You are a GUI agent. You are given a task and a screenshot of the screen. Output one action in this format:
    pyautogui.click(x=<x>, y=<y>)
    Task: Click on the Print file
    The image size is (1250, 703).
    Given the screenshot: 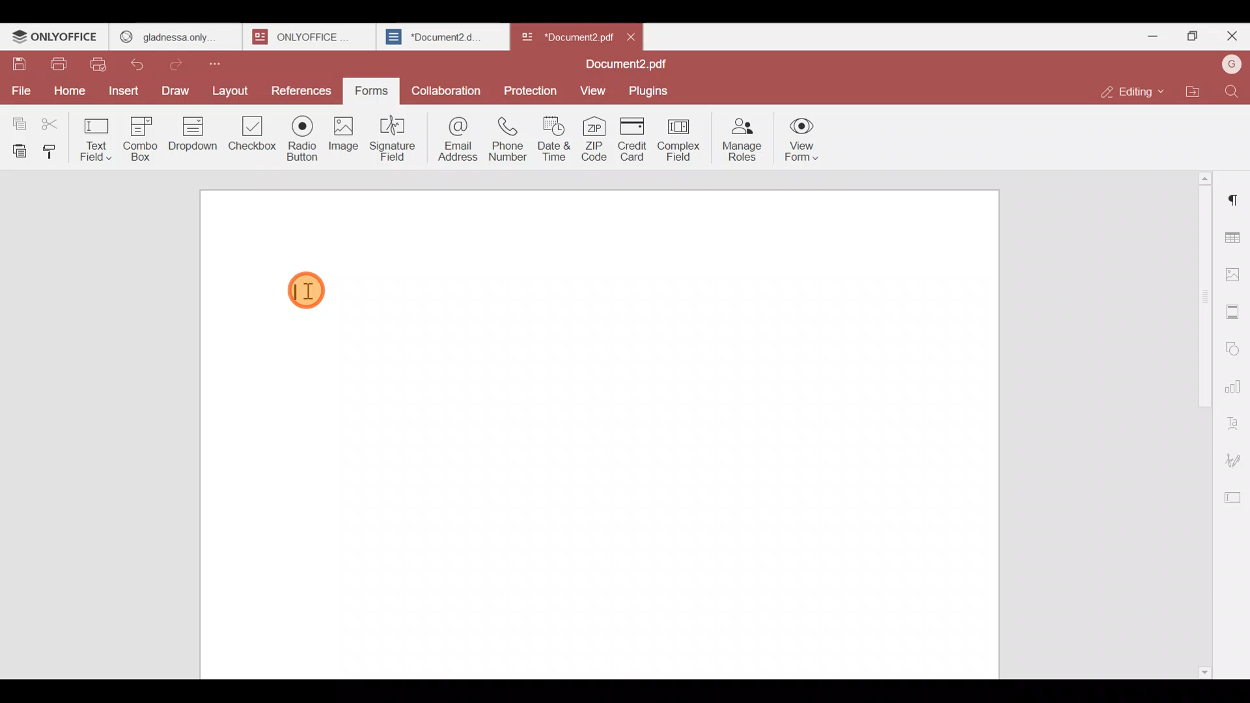 What is the action you would take?
    pyautogui.click(x=54, y=61)
    